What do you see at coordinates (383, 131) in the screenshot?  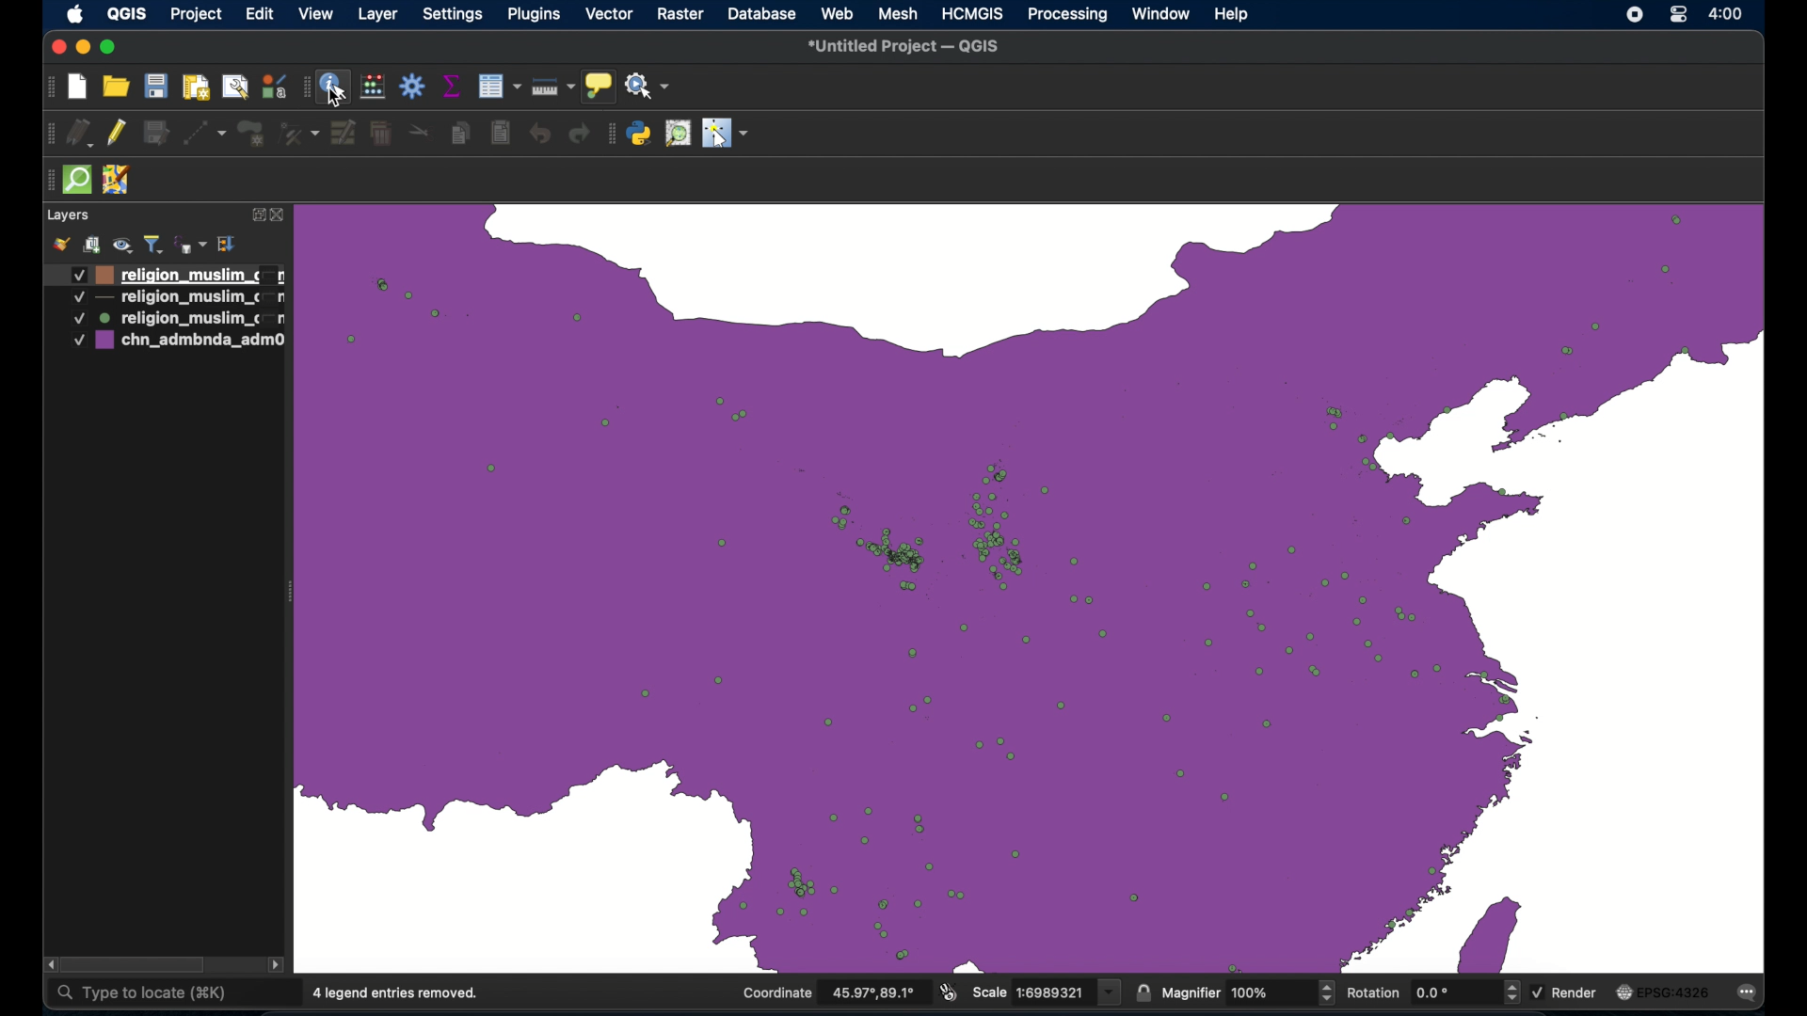 I see `delete selected` at bounding box center [383, 131].